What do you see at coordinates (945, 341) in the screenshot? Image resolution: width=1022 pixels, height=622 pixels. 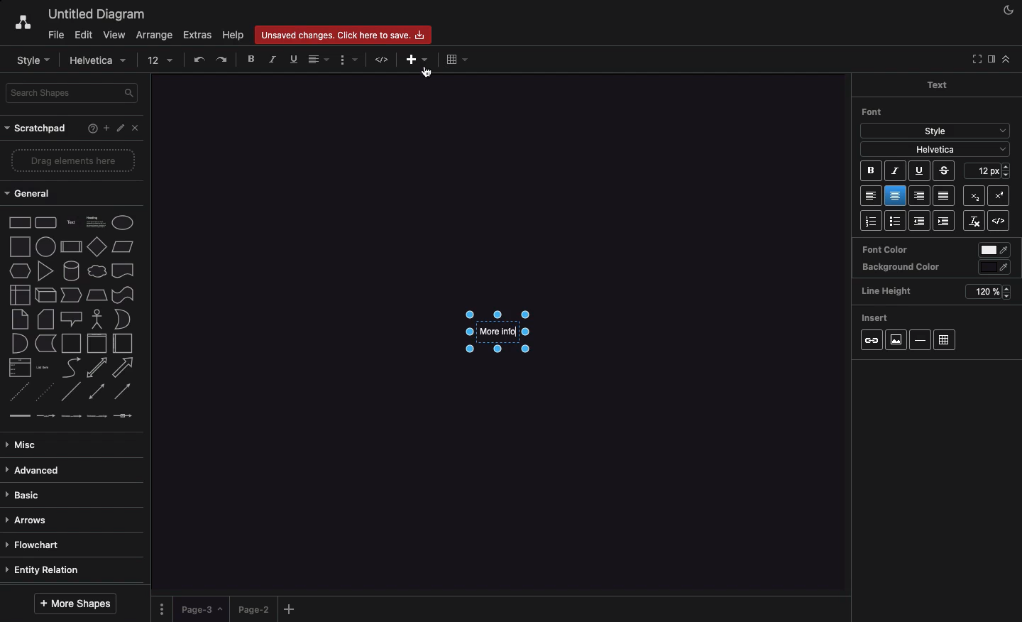 I see `Table` at bounding box center [945, 341].